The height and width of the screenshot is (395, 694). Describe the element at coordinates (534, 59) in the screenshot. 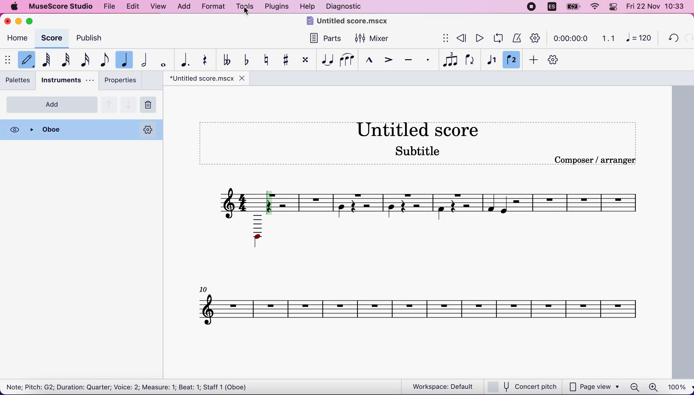

I see `add` at that location.